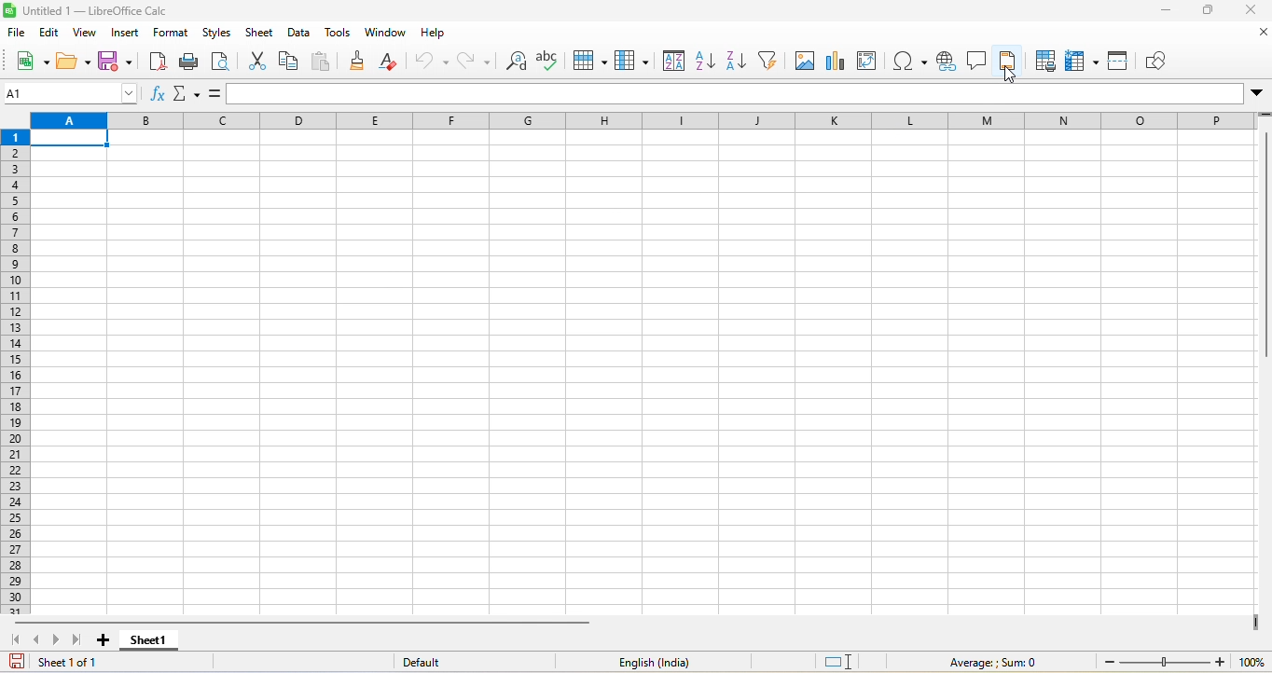  What do you see at coordinates (738, 62) in the screenshot?
I see `sort descending` at bounding box center [738, 62].